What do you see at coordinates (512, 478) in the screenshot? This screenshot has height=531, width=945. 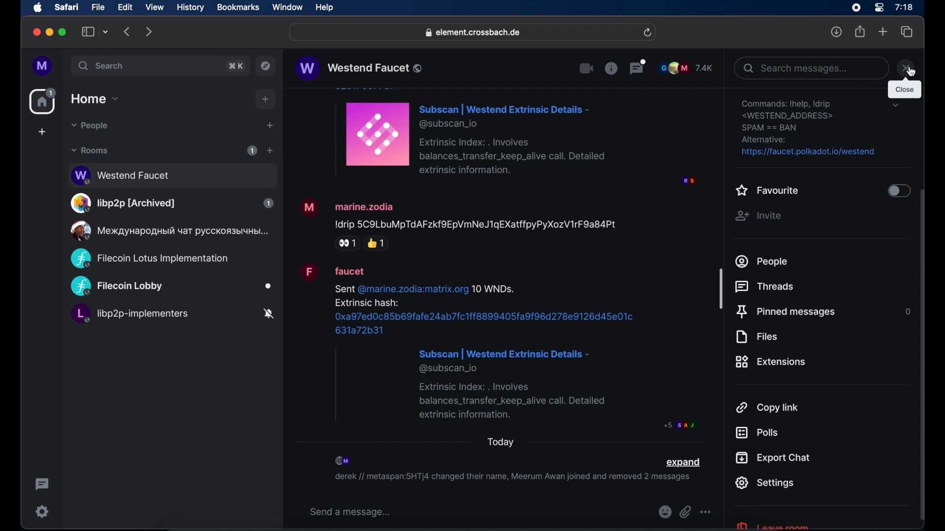 I see `room notification` at bounding box center [512, 478].